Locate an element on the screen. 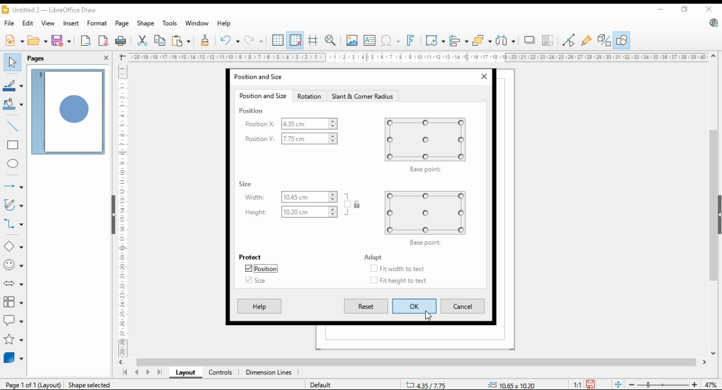 The width and height of the screenshot is (722, 390). untitled 2 - libreoffice draw is located at coordinates (53, 11).